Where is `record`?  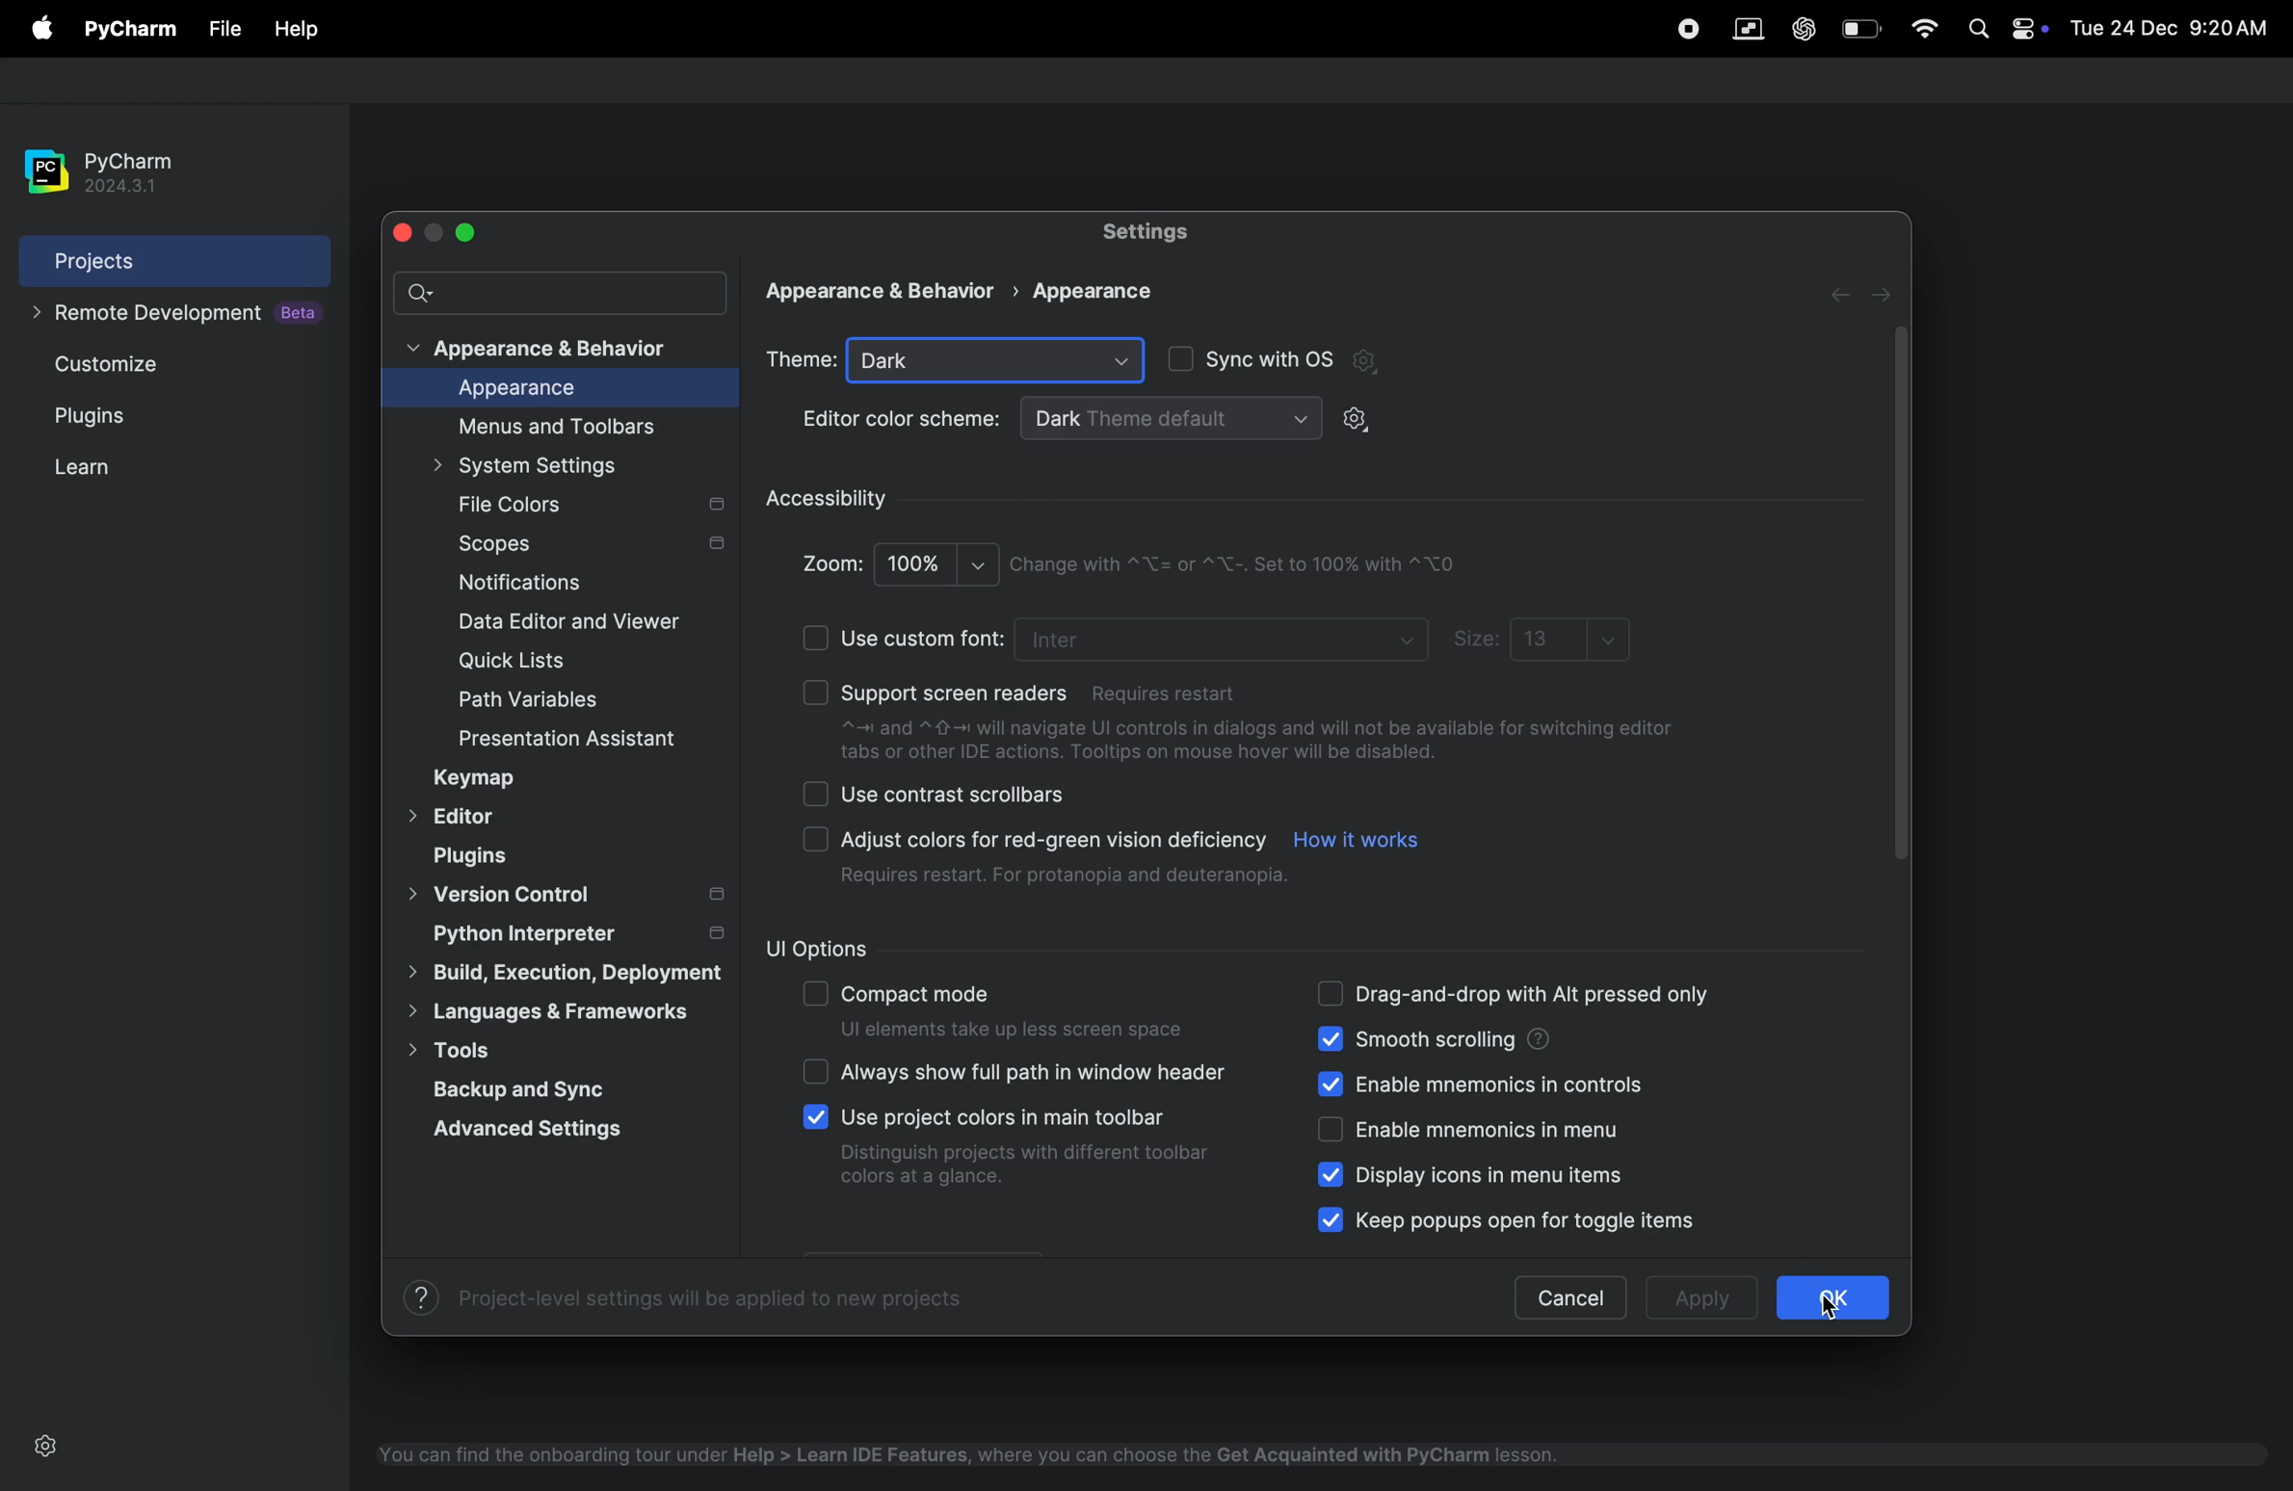 record is located at coordinates (1677, 27).